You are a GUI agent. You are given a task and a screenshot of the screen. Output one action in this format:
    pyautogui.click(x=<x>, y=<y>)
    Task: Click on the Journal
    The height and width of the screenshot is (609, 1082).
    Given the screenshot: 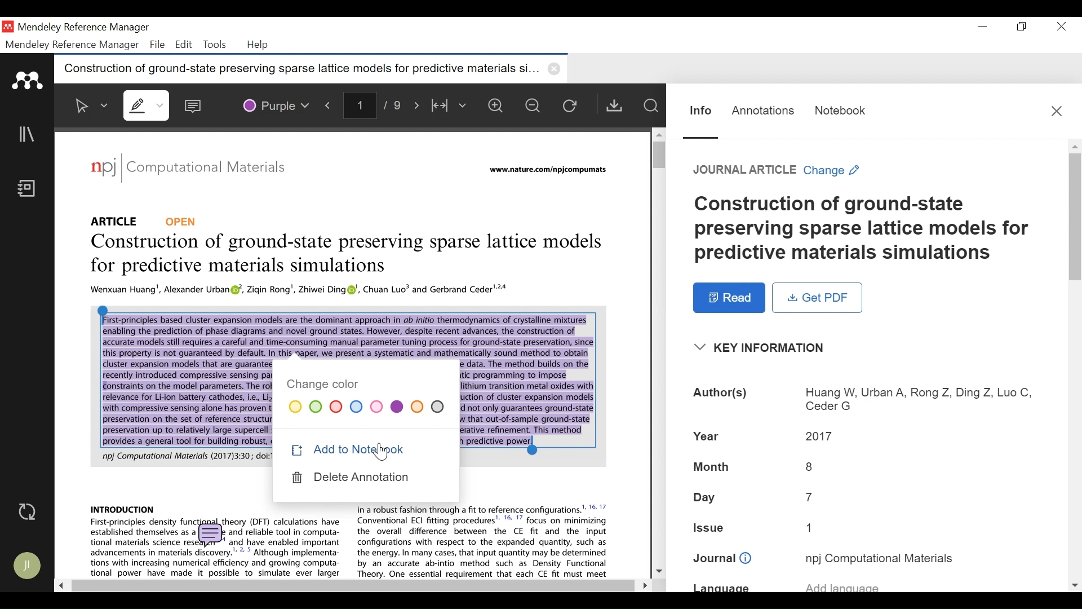 What is the action you would take?
    pyautogui.click(x=215, y=169)
    